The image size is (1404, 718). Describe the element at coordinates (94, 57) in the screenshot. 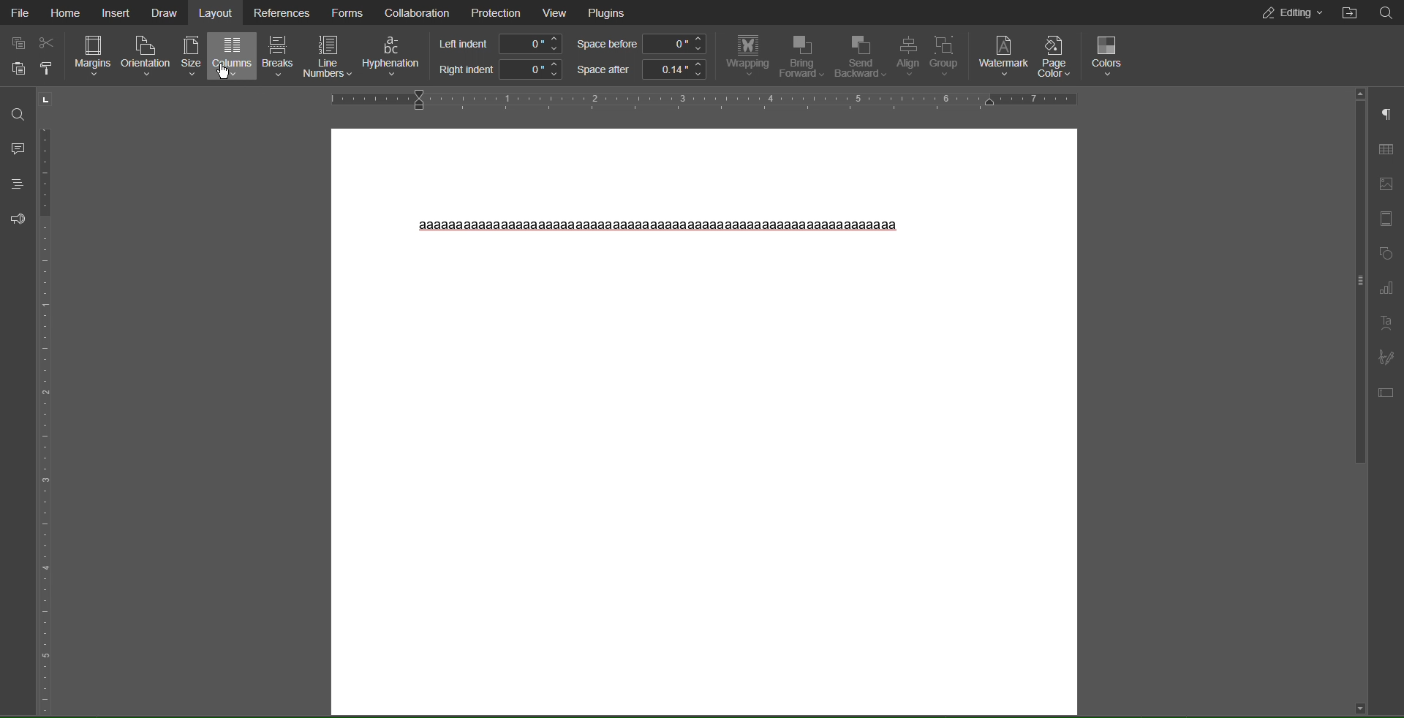

I see `Margins` at that location.